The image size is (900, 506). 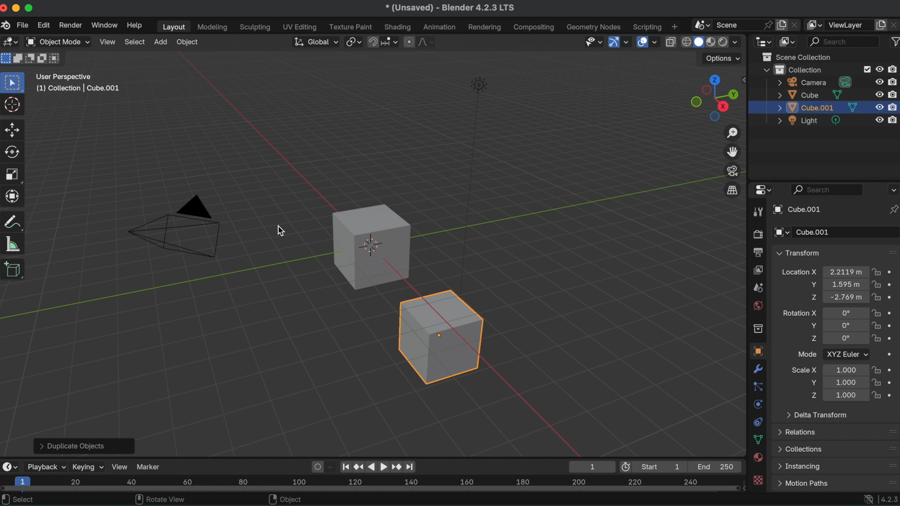 What do you see at coordinates (13, 243) in the screenshot?
I see `measure` at bounding box center [13, 243].